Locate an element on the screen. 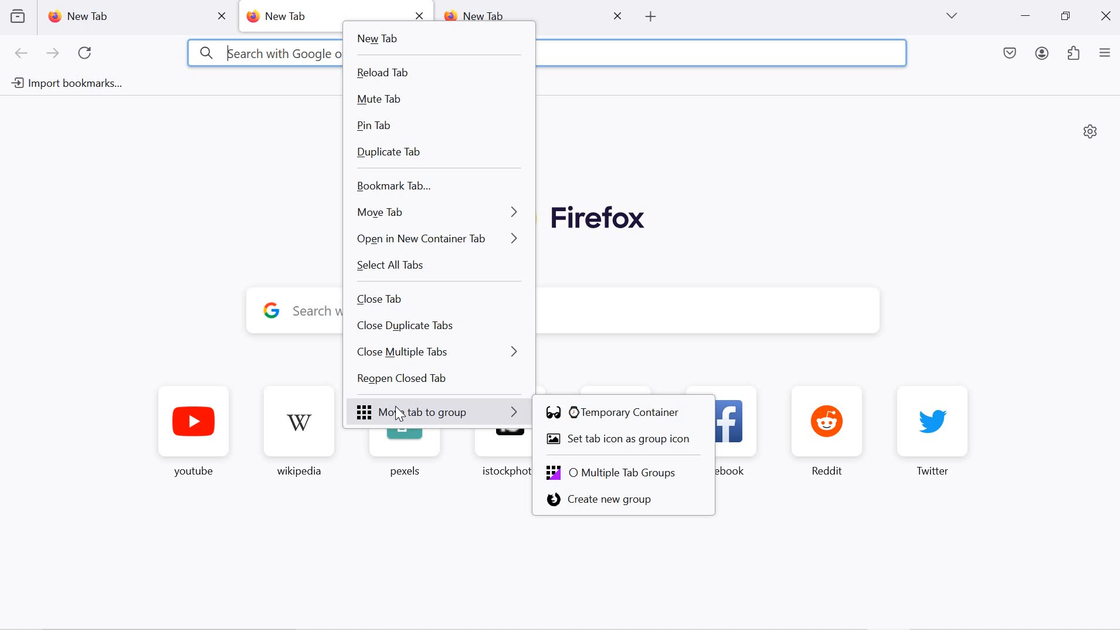 The width and height of the screenshot is (1120, 630). mute tab is located at coordinates (442, 100).